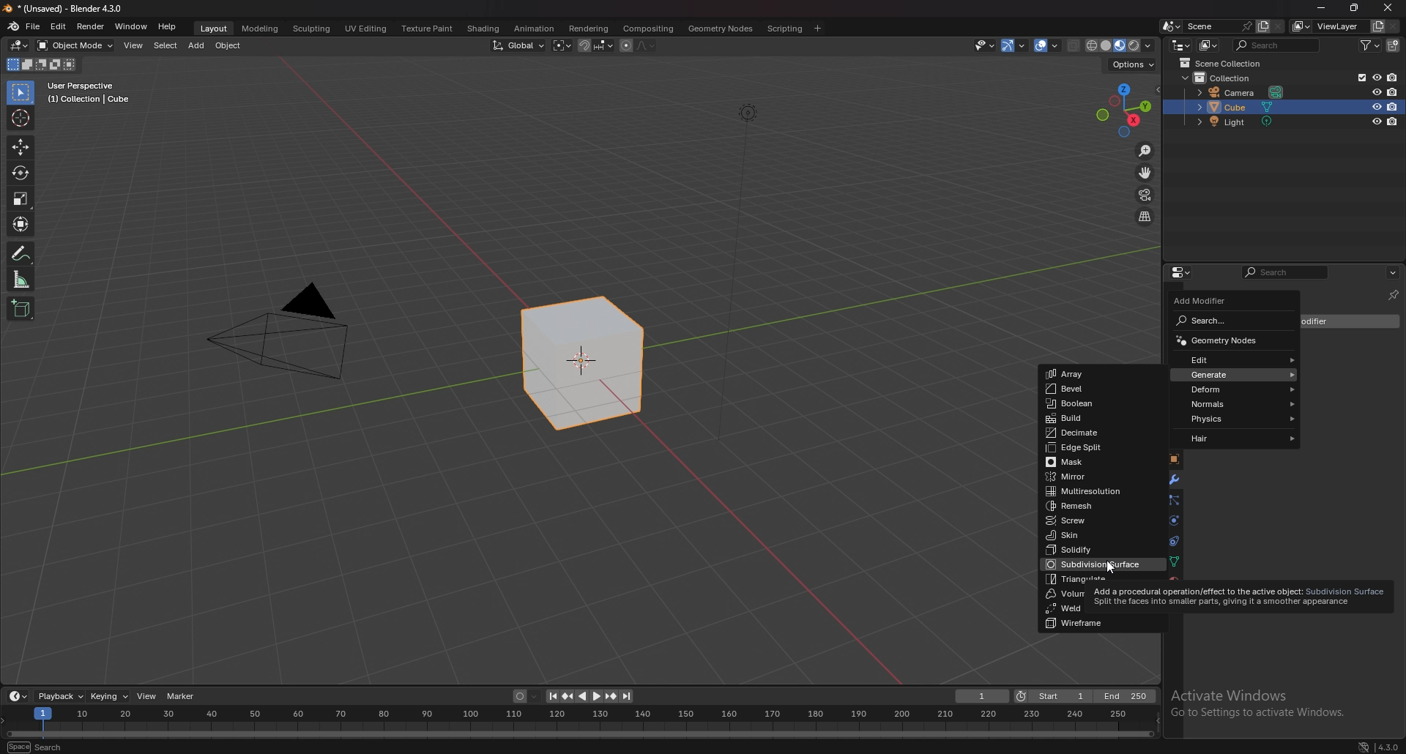  I want to click on mask, so click(1096, 463).